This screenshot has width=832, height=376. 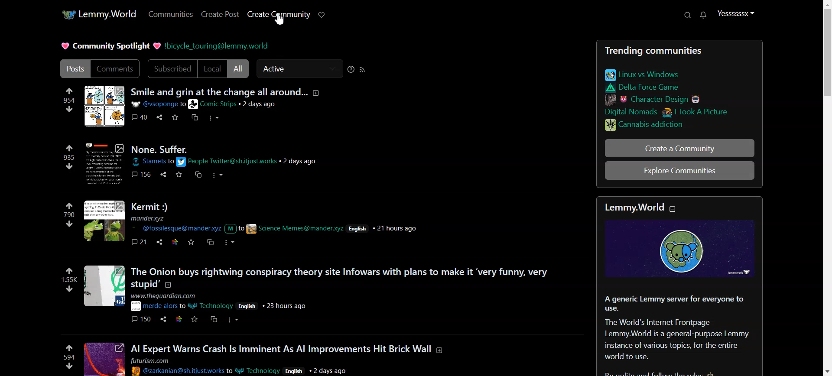 What do you see at coordinates (736, 13) in the screenshot?
I see `Profile` at bounding box center [736, 13].